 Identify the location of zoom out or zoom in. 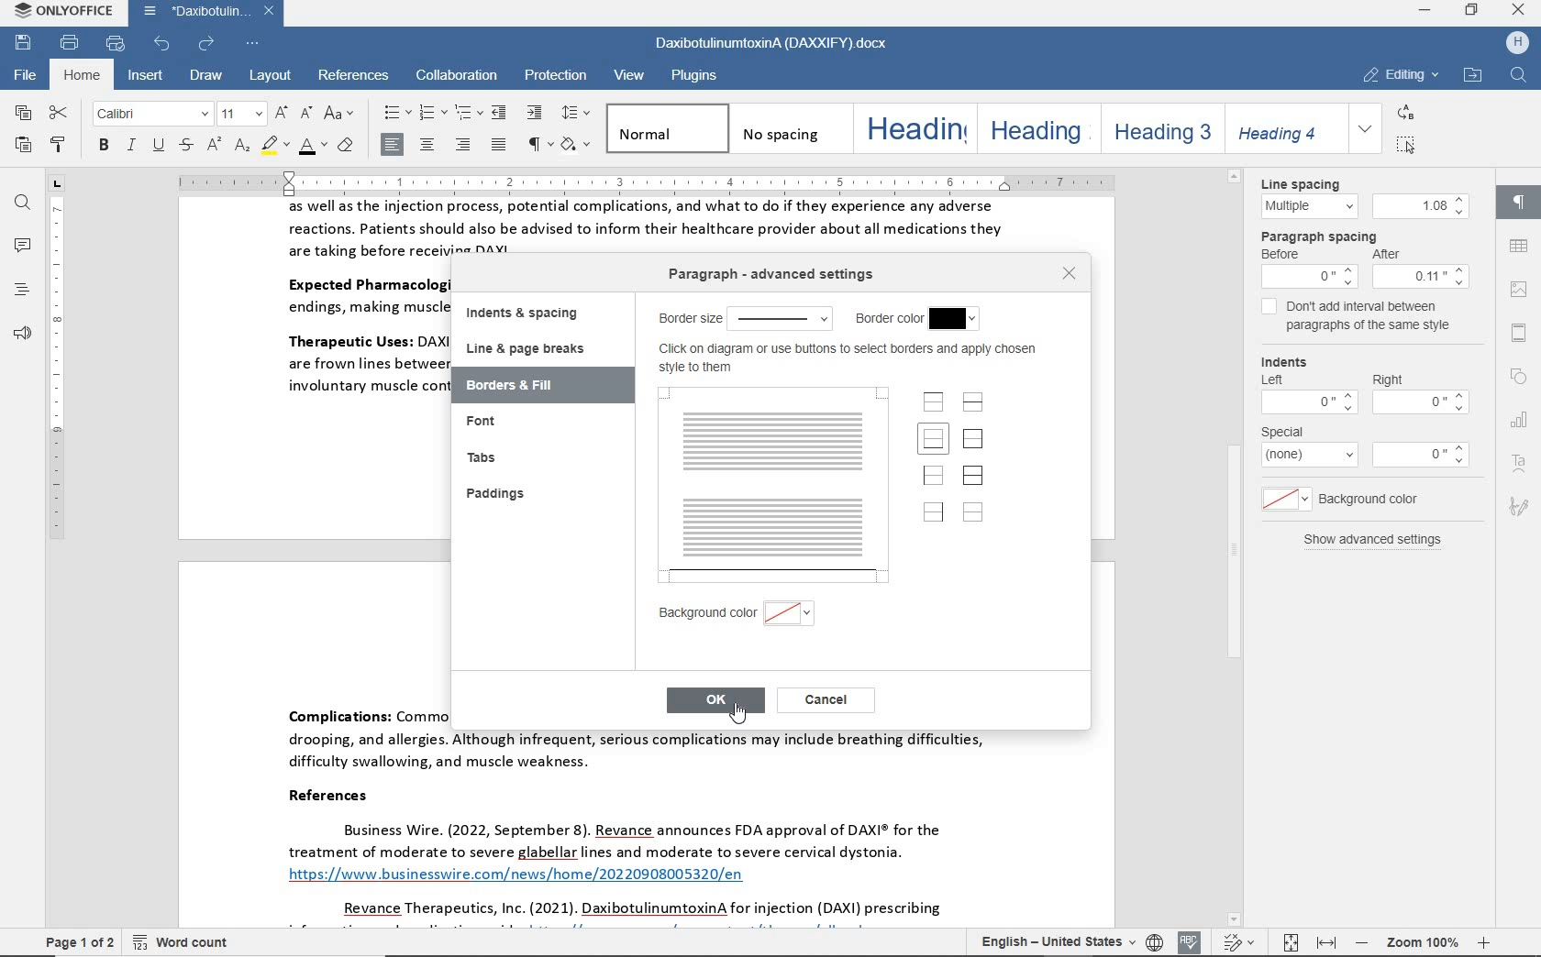
(1422, 942).